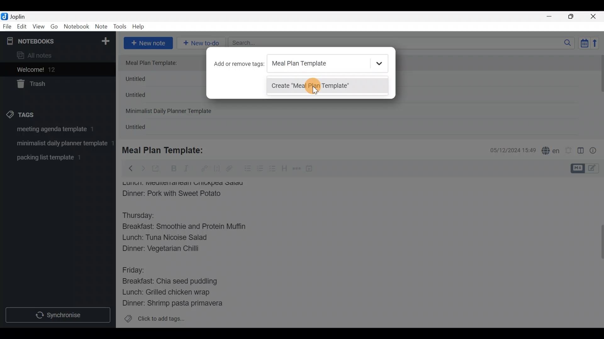 Image resolution: width=604 pixels, height=339 pixels. What do you see at coordinates (596, 151) in the screenshot?
I see `Note properties` at bounding box center [596, 151].